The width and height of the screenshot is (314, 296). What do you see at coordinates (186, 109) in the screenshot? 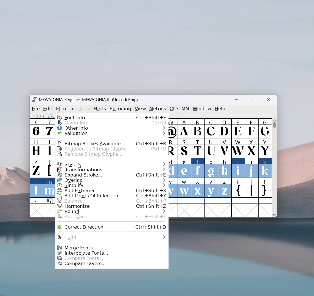
I see `MM` at bounding box center [186, 109].